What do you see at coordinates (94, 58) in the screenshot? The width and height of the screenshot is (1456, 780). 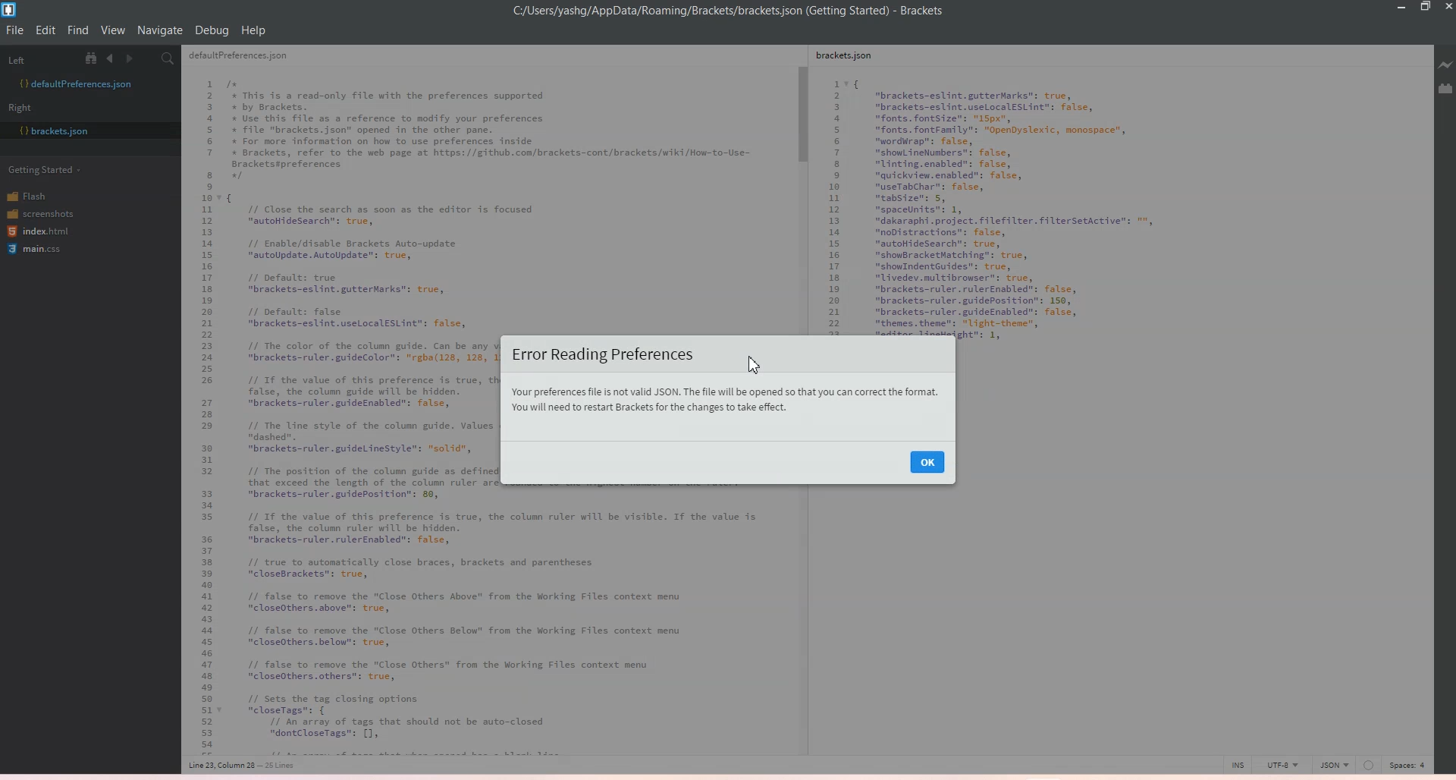 I see `Show in file tree` at bounding box center [94, 58].